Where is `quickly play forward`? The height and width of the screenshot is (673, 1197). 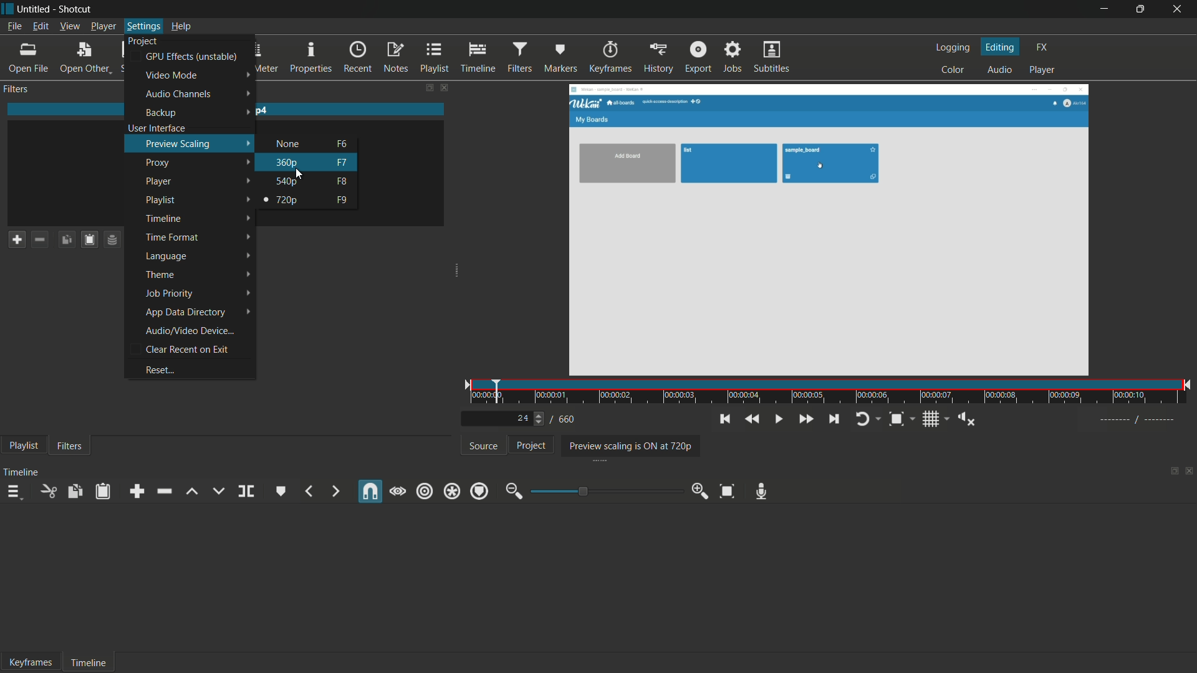 quickly play forward is located at coordinates (805, 419).